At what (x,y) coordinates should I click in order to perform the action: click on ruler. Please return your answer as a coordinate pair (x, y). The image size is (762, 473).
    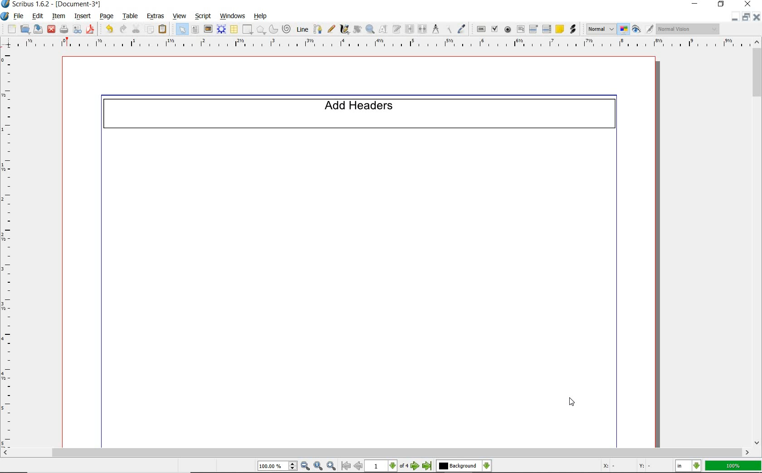
    Looking at the image, I should click on (377, 45).